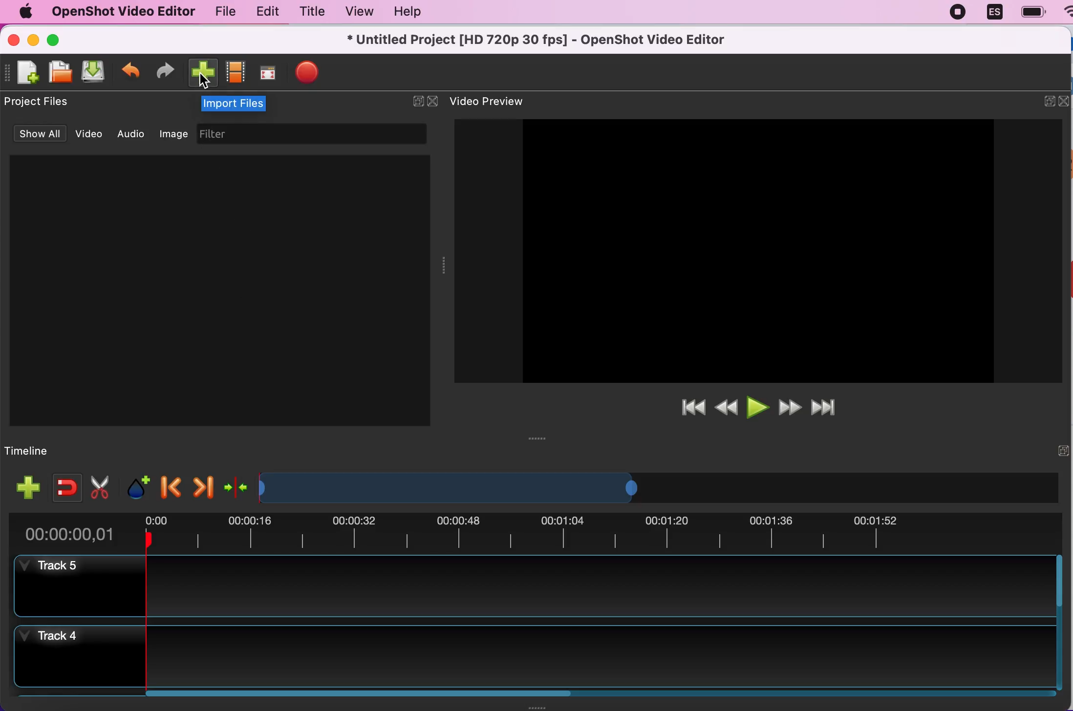  I want to click on edit, so click(266, 11).